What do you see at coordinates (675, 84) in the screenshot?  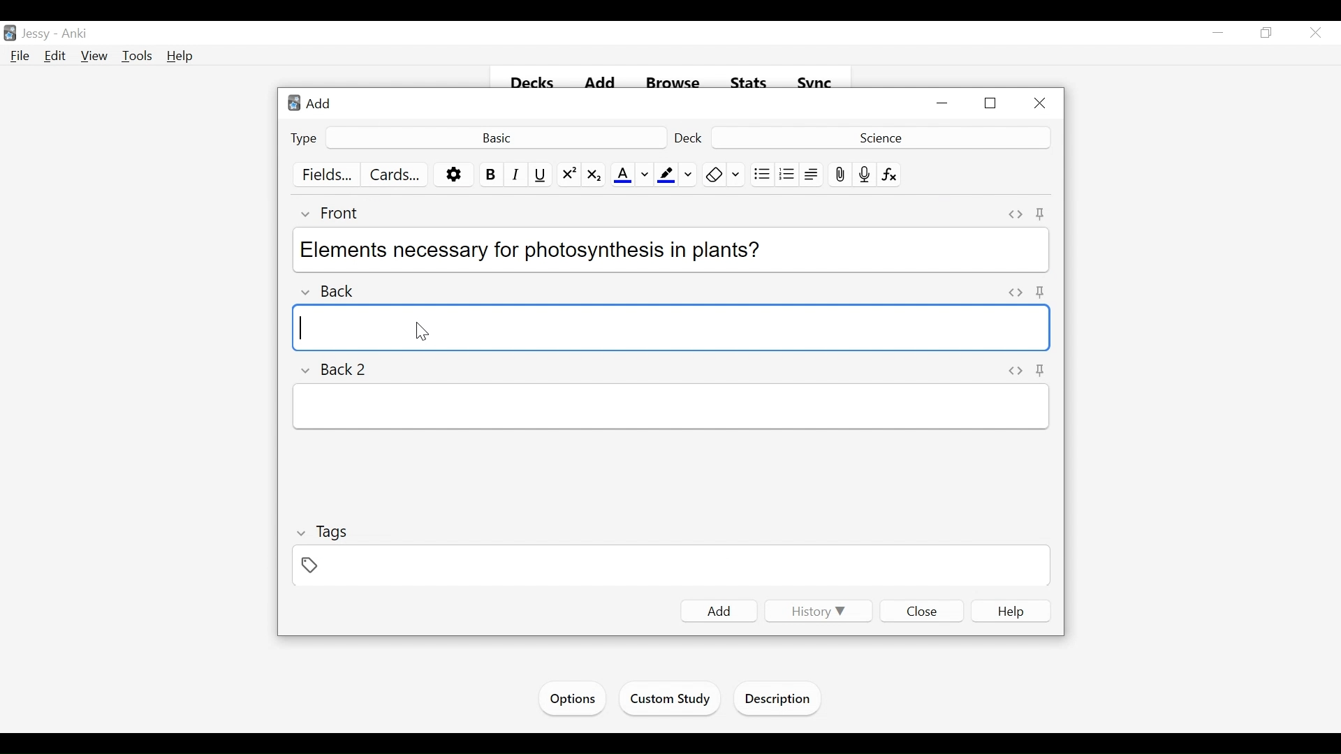 I see `Browse` at bounding box center [675, 84].